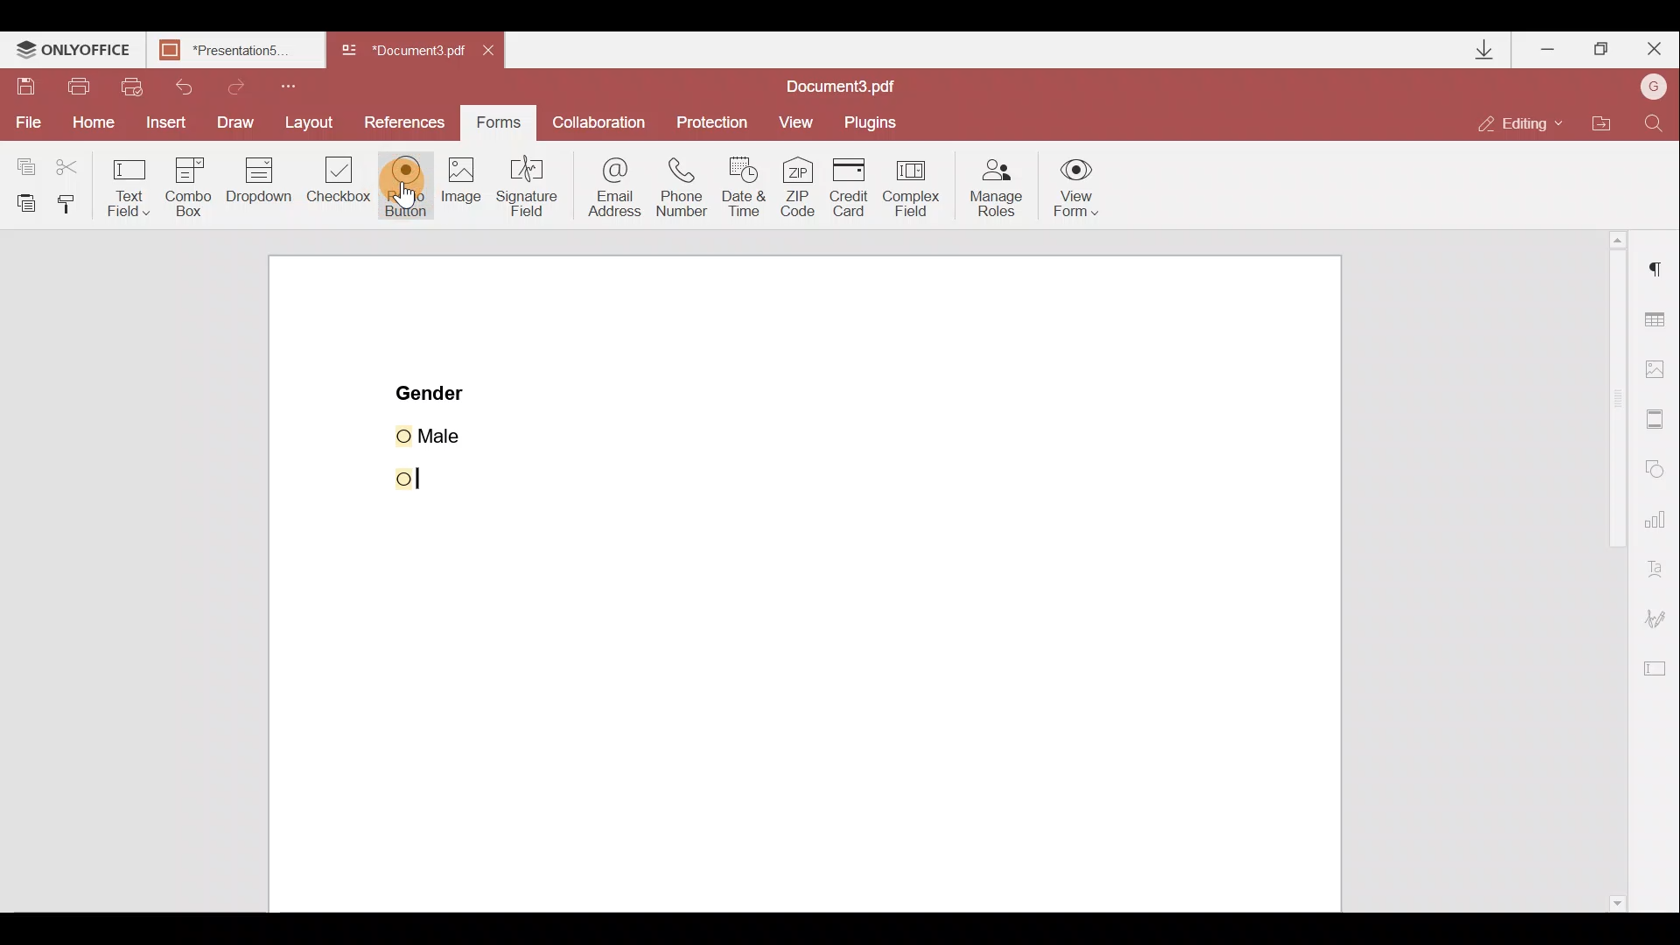 This screenshot has height=945, width=1680. I want to click on Table settings, so click(1658, 316).